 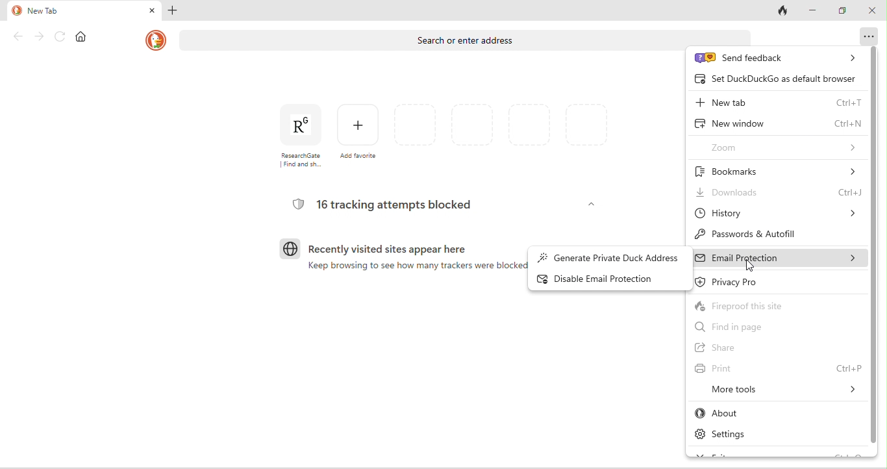 What do you see at coordinates (778, 368) in the screenshot?
I see `print` at bounding box center [778, 368].